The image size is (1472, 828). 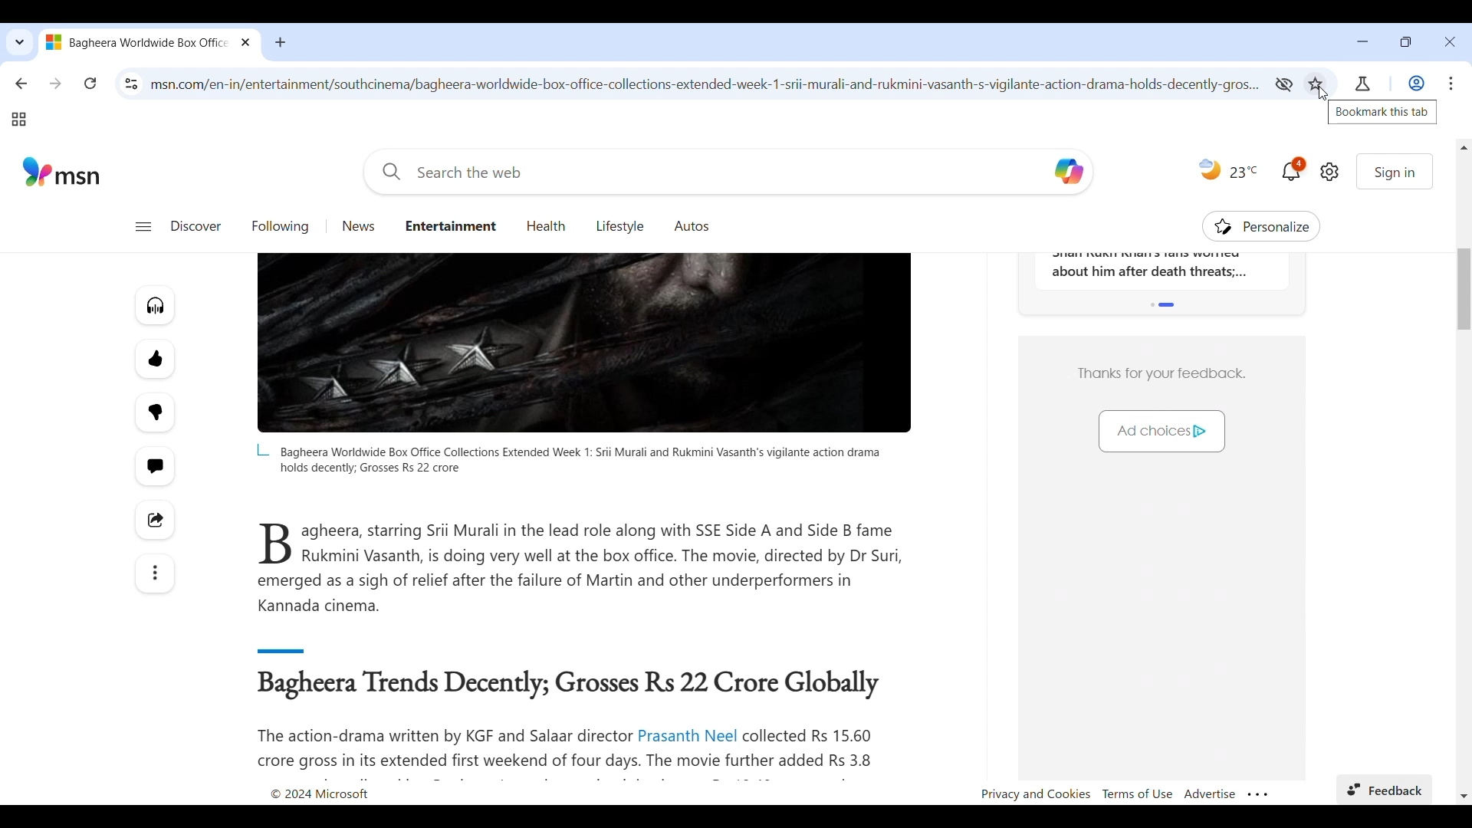 I want to click on Chrome labs, so click(x=1363, y=84).